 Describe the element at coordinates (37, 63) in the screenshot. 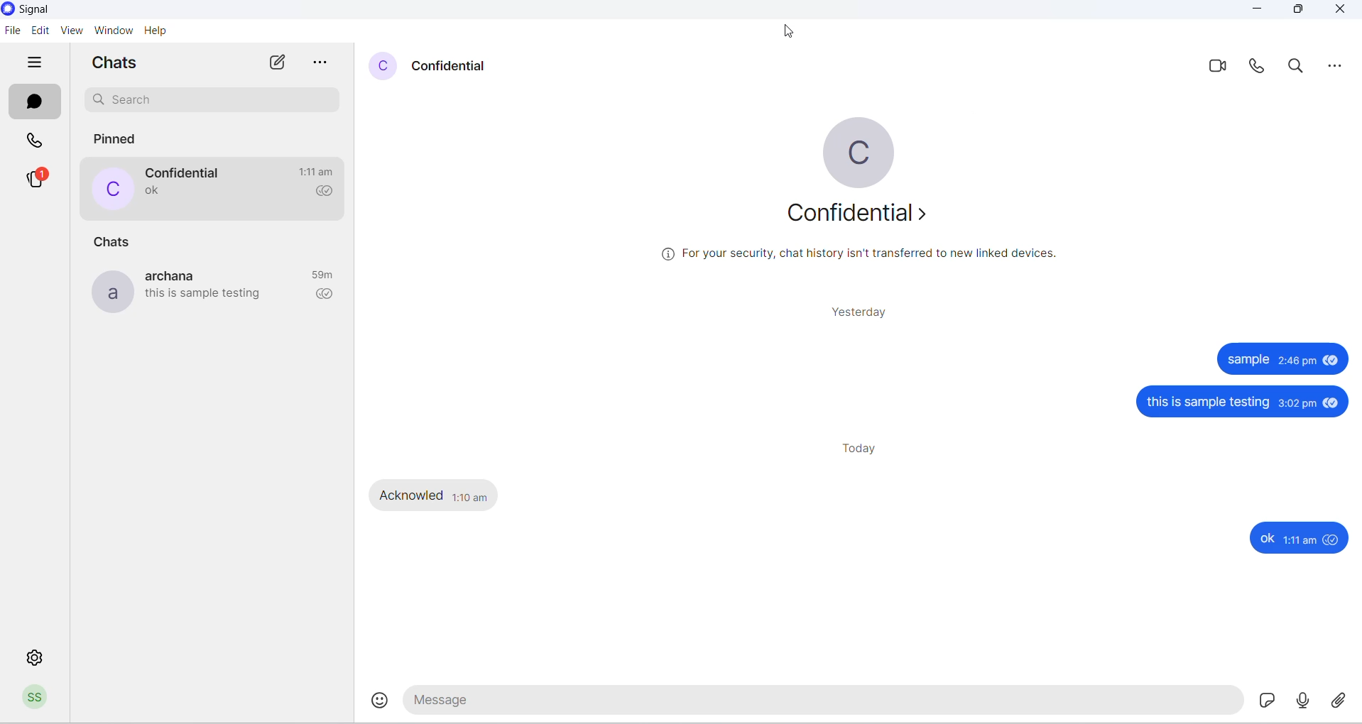

I see `hide` at that location.